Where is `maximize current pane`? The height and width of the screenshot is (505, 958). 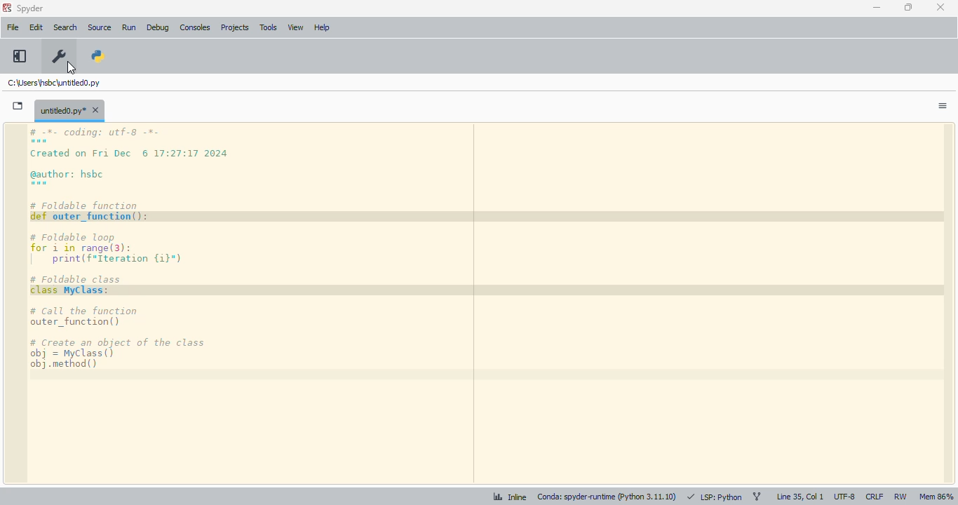 maximize current pane is located at coordinates (19, 55).